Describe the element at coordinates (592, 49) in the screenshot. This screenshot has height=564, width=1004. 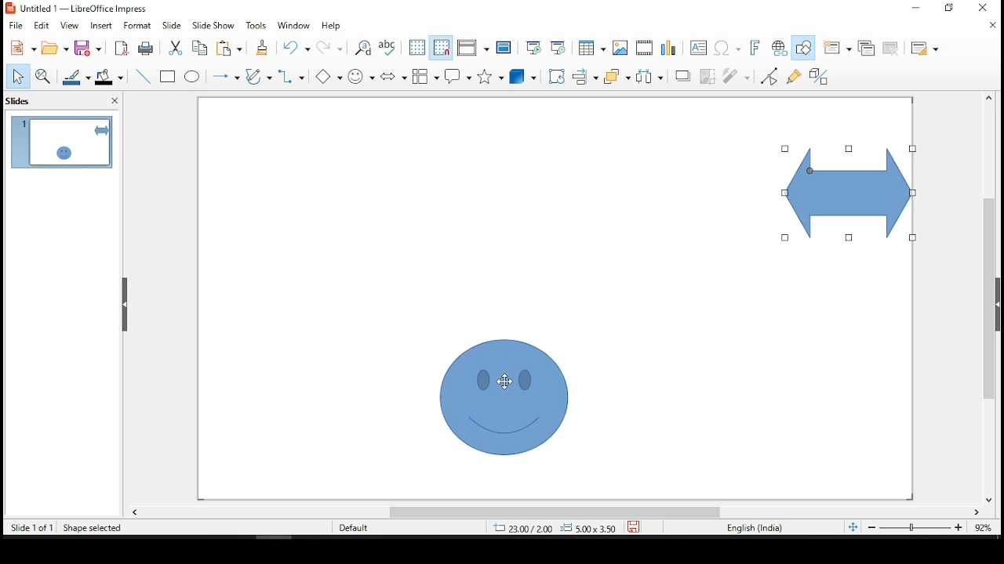
I see `table` at that location.